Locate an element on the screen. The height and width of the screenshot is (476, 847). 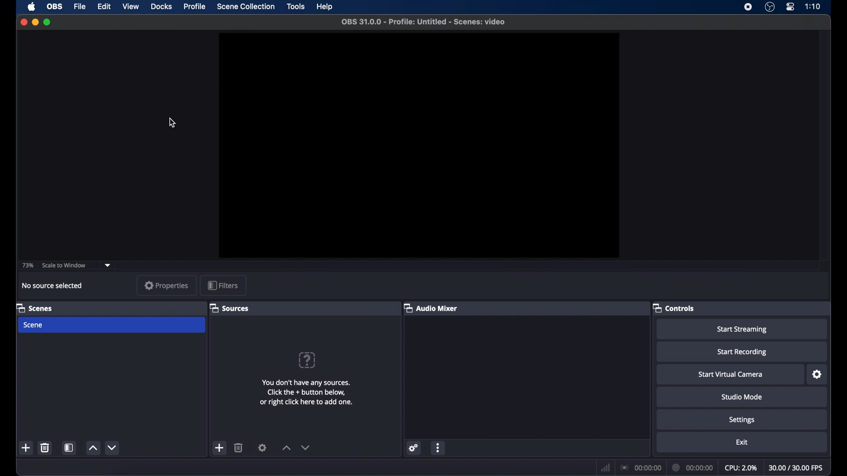
settings is located at coordinates (262, 448).